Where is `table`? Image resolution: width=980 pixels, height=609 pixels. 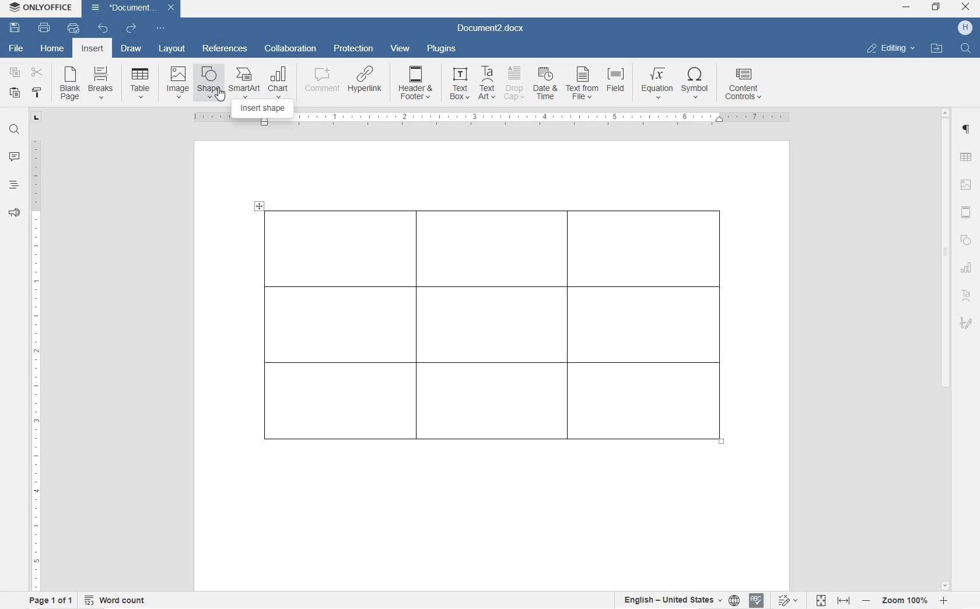 table is located at coordinates (499, 336).